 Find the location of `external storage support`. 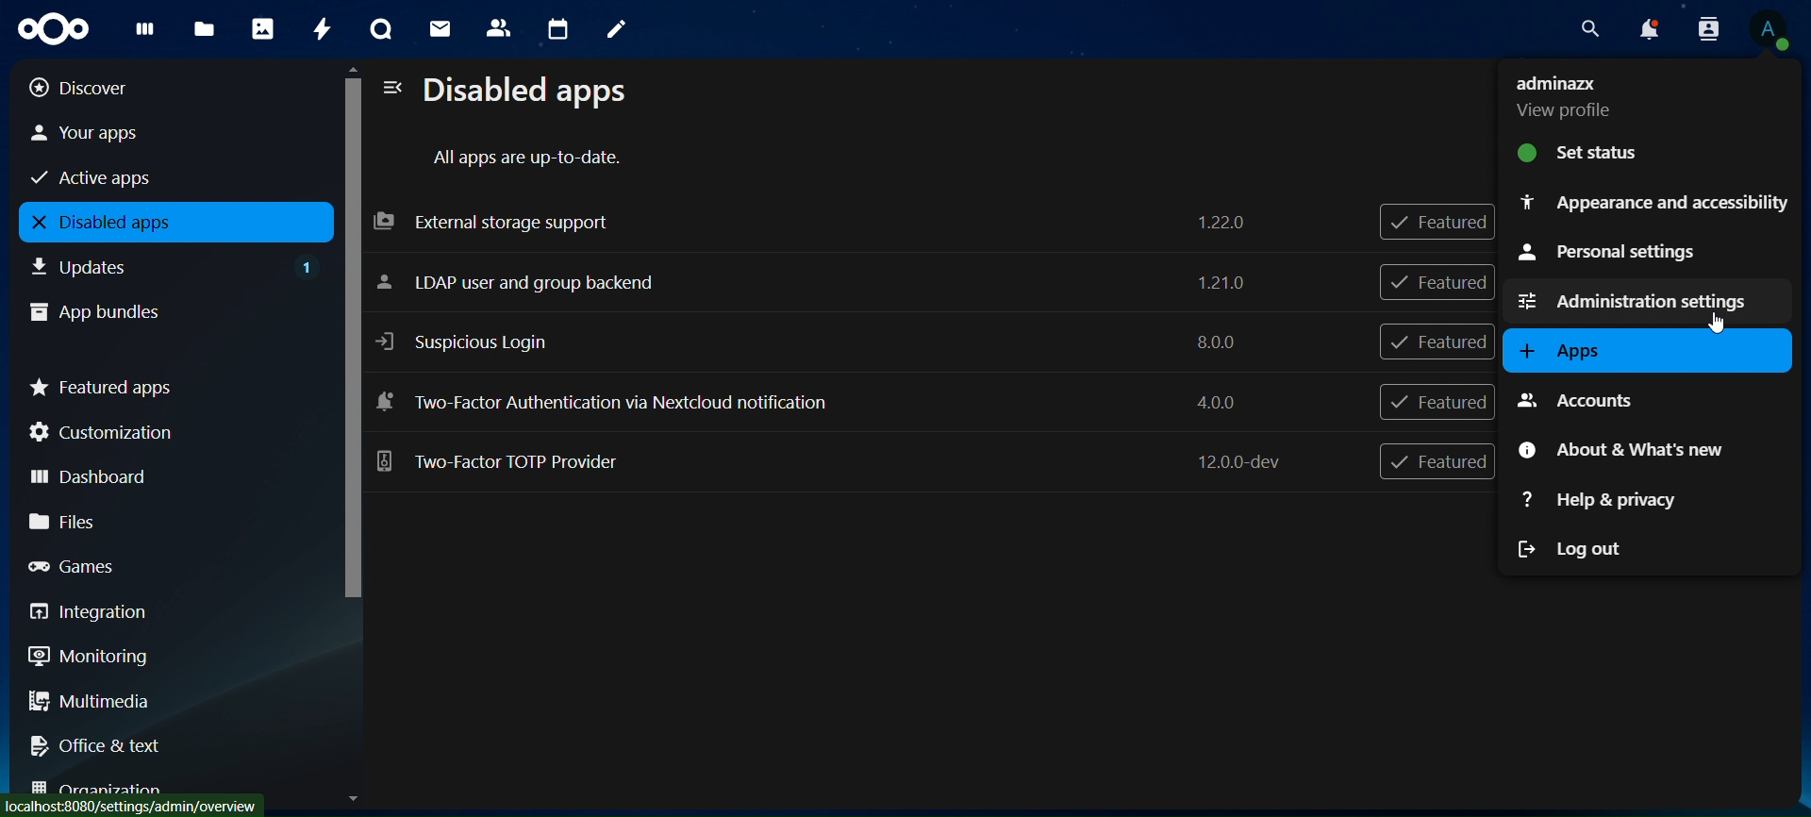

external storage support is located at coordinates (814, 221).